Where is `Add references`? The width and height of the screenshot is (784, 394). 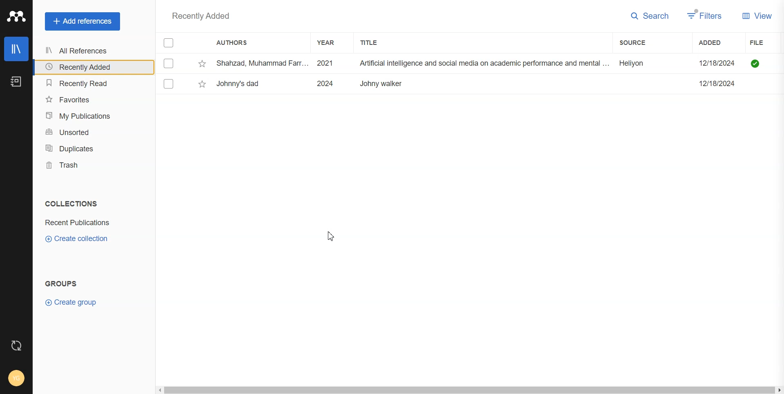
Add references is located at coordinates (82, 21).